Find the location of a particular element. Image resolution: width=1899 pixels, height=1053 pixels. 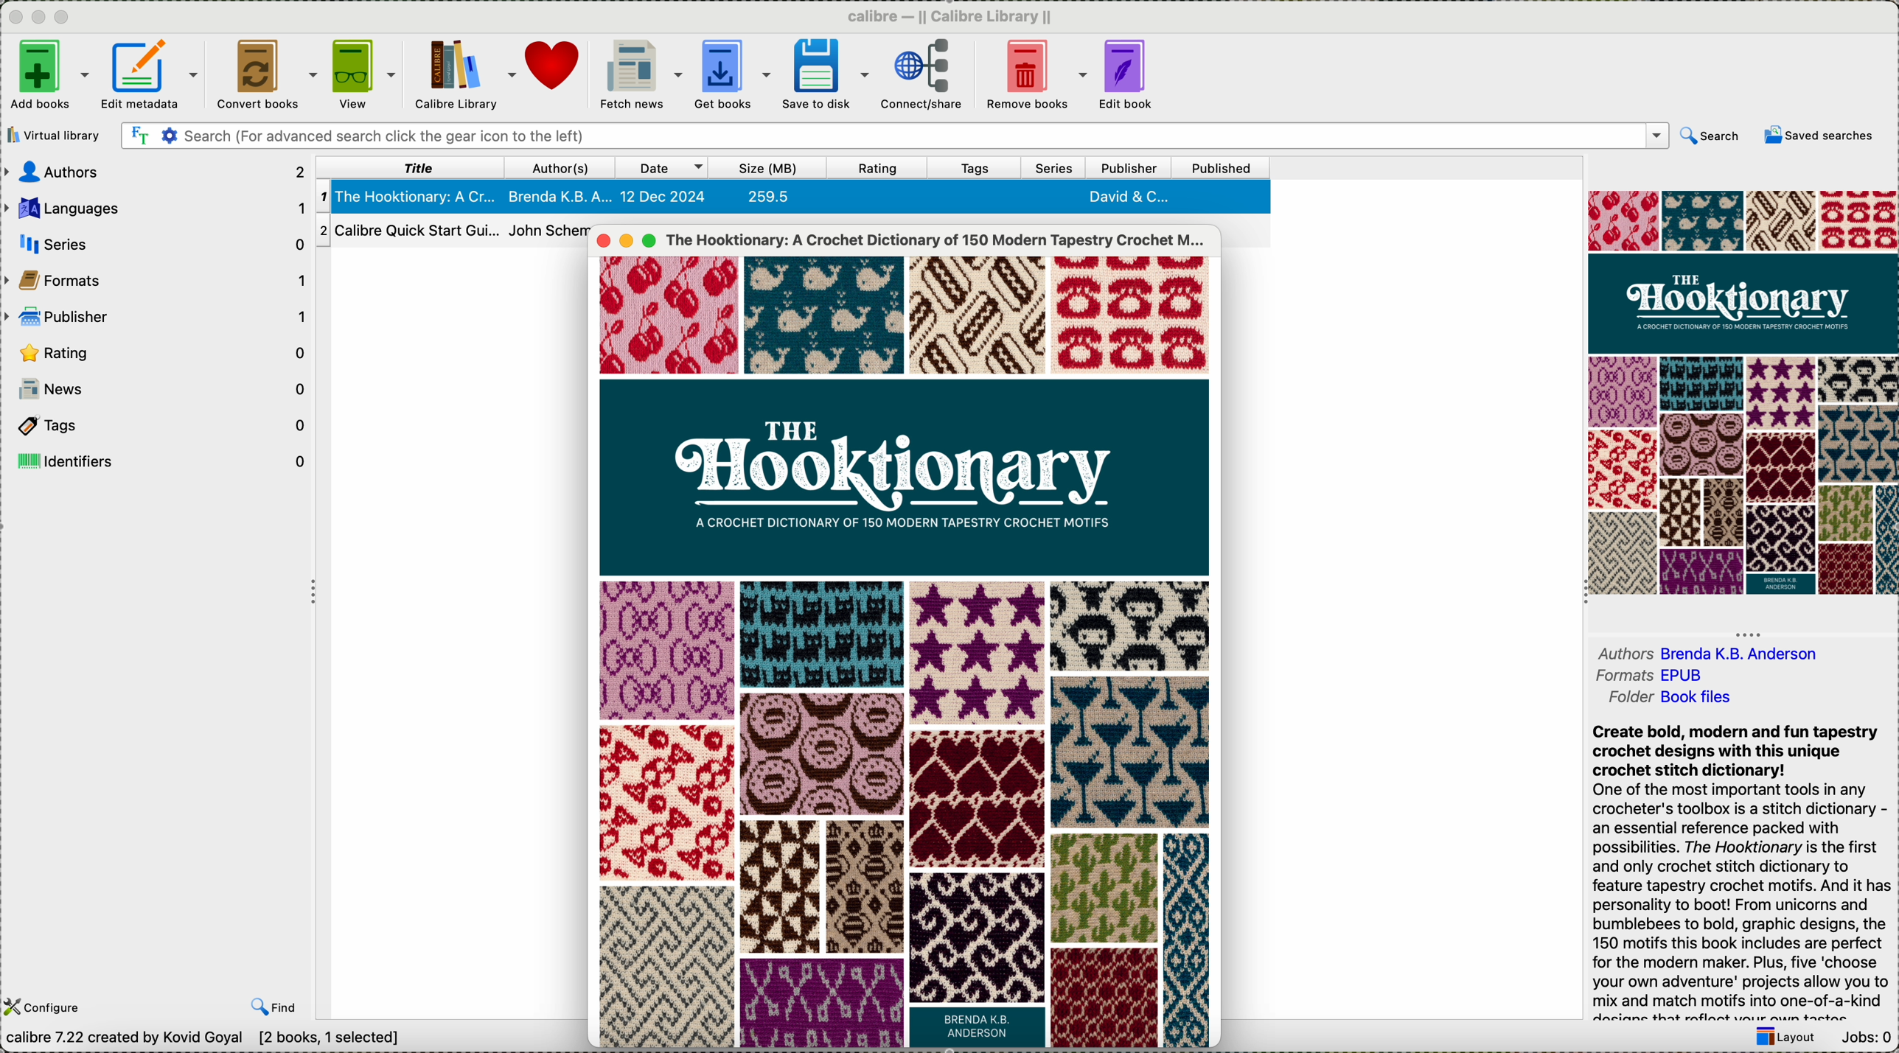

layout is located at coordinates (1780, 1039).